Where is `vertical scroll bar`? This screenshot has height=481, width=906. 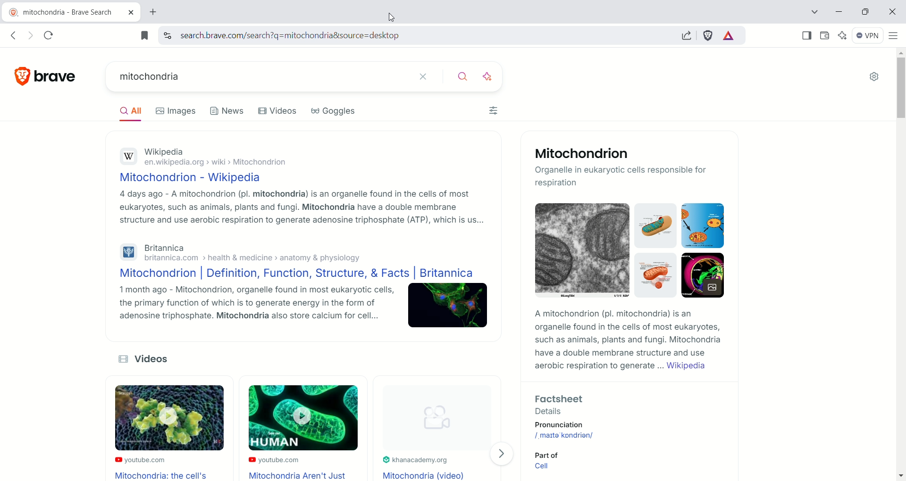
vertical scroll bar is located at coordinates (900, 263).